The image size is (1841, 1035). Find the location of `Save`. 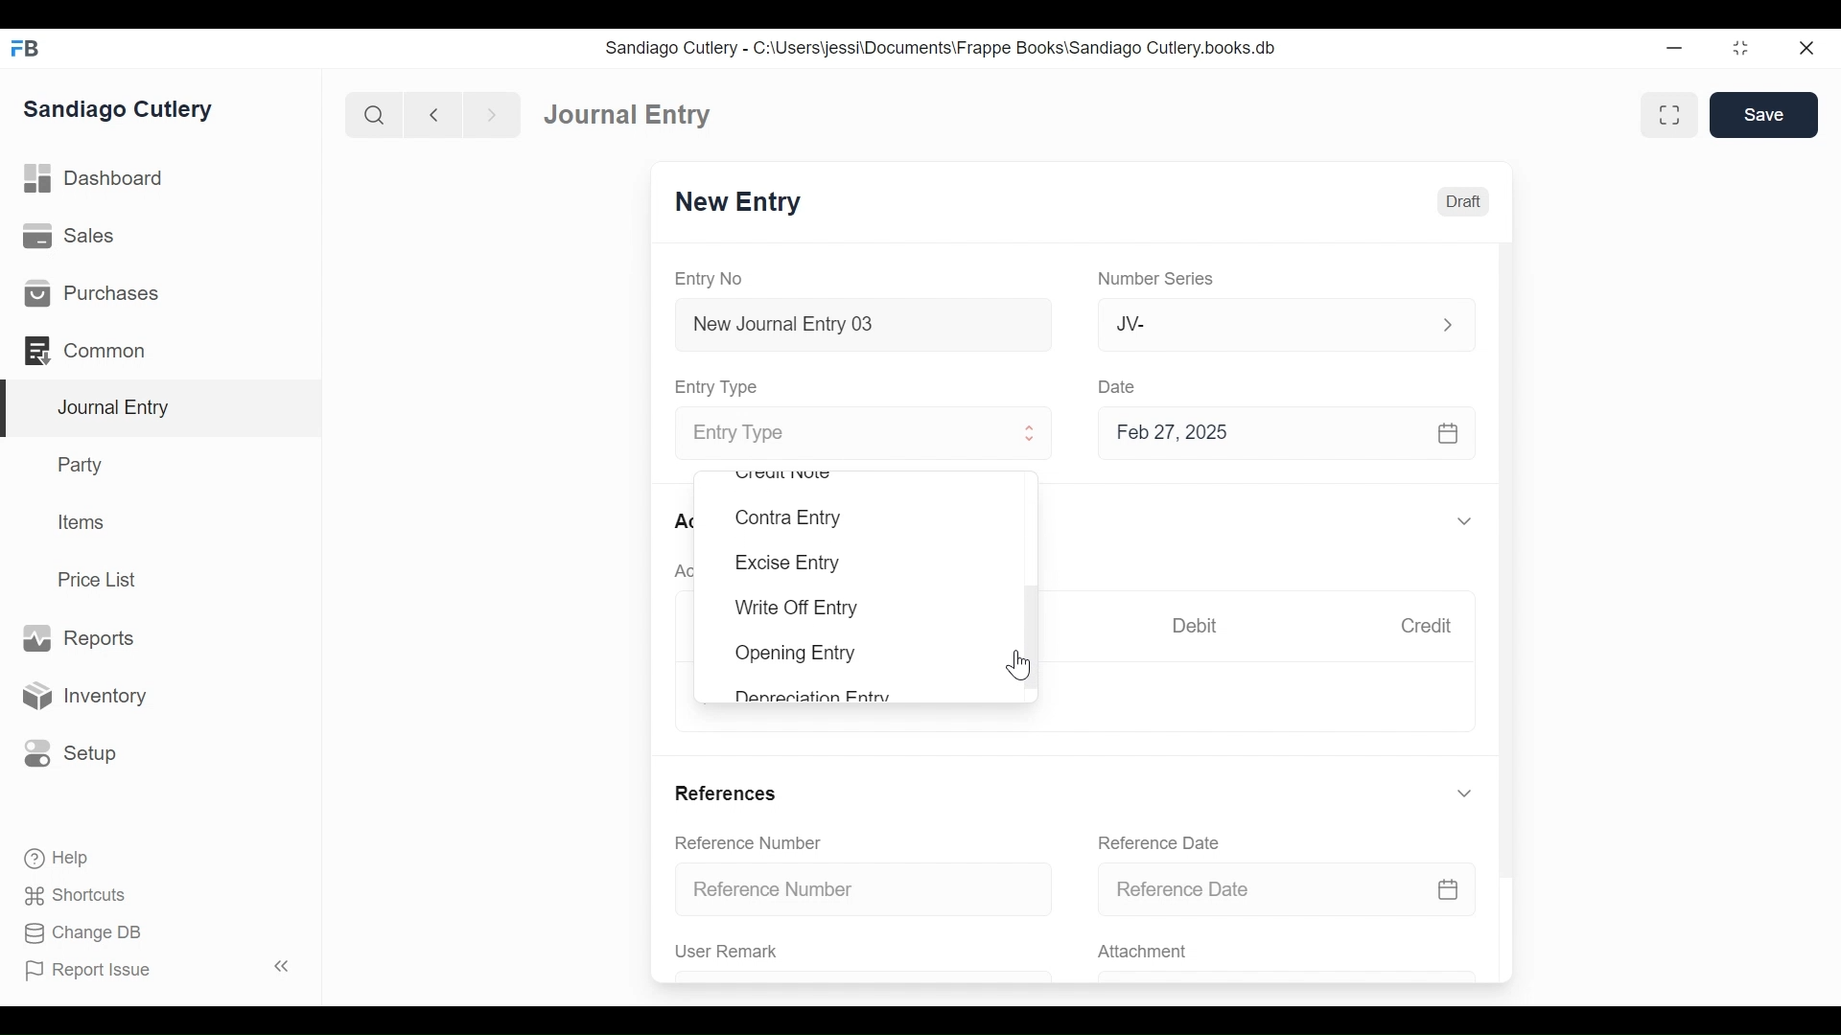

Save is located at coordinates (1766, 115).